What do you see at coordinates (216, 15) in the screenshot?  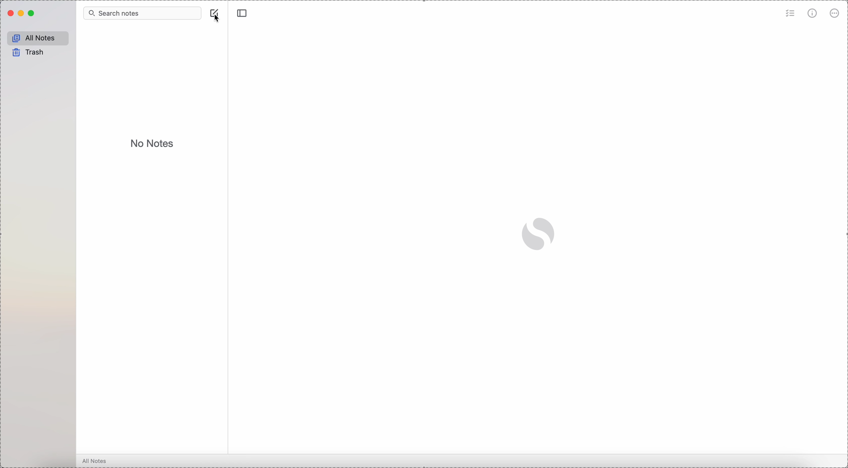 I see `create note` at bounding box center [216, 15].